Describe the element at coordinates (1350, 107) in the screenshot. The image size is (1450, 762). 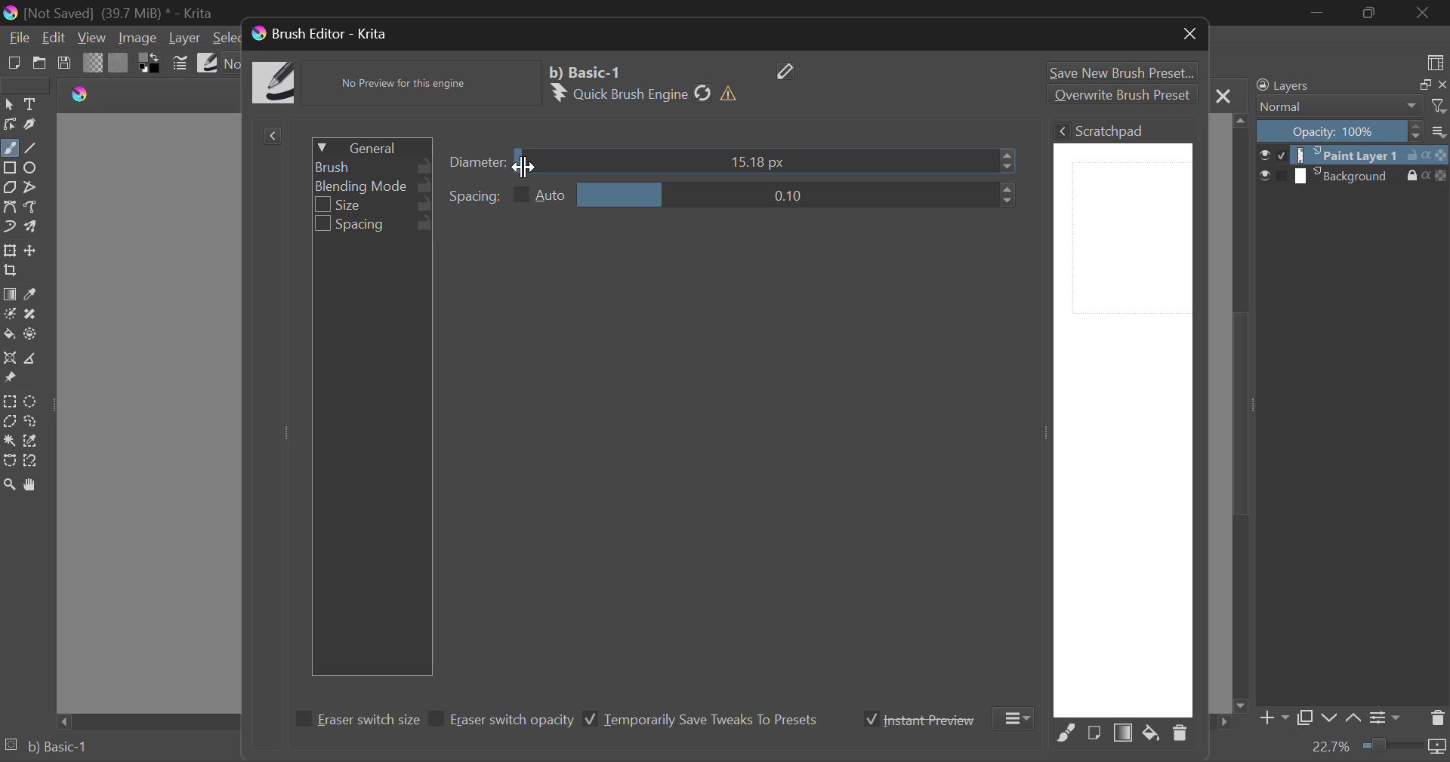
I see `Blending Mode` at that location.